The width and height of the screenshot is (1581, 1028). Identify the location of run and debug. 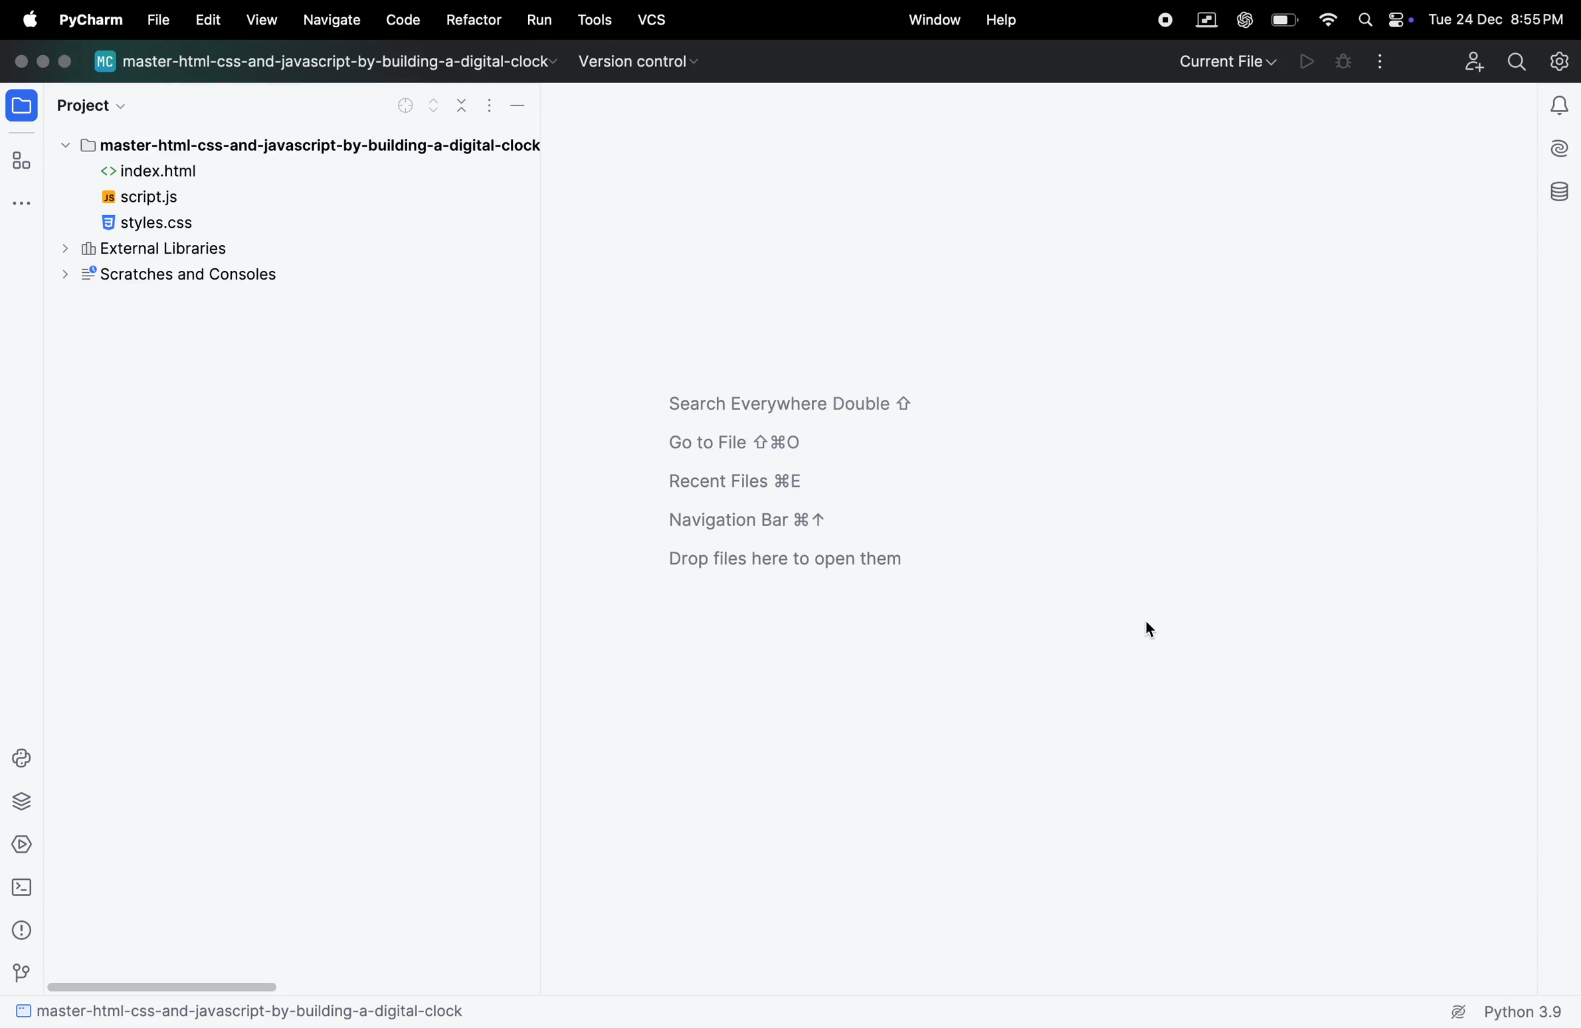
(28, 843).